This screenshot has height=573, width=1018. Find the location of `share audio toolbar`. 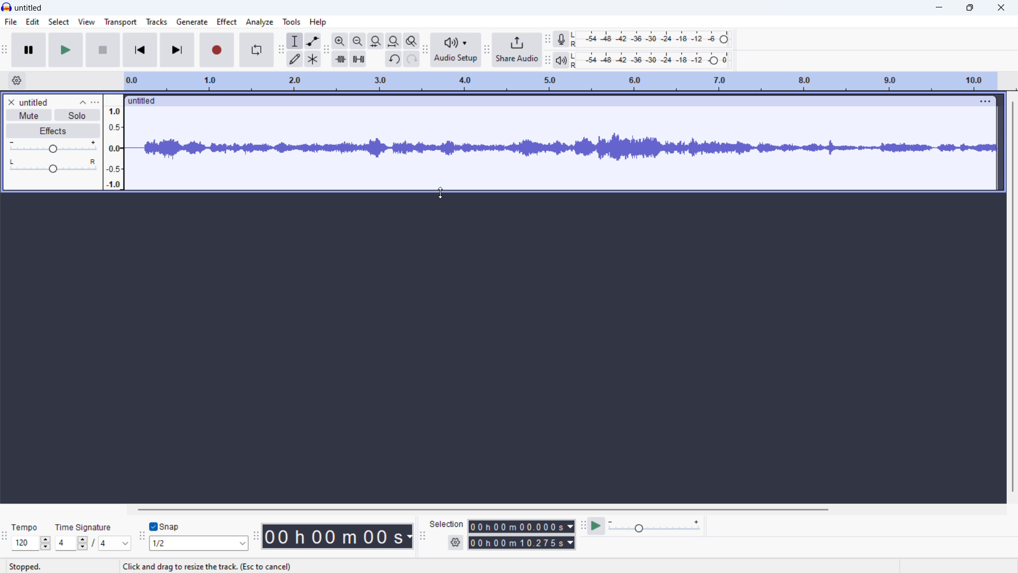

share audio toolbar is located at coordinates (425, 51).